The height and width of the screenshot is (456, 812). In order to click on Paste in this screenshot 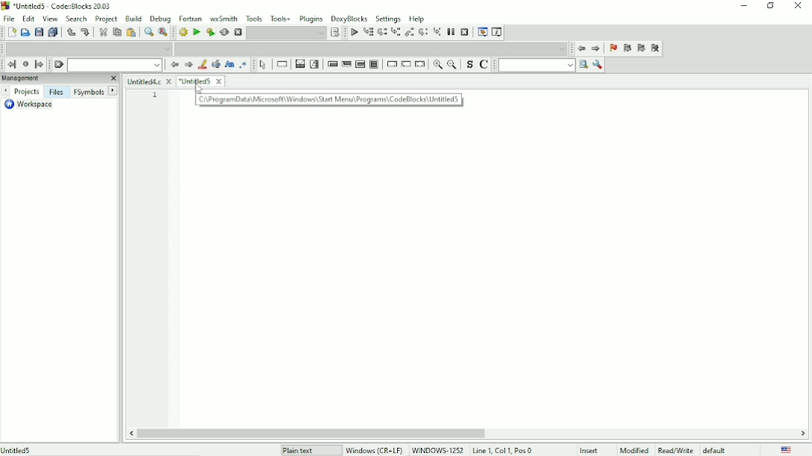, I will do `click(131, 32)`.